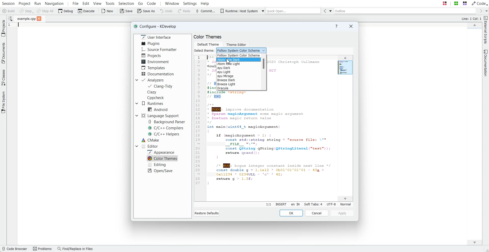 This screenshot has height=252, width=489. What do you see at coordinates (239, 68) in the screenshot?
I see `ayu Dark` at bounding box center [239, 68].